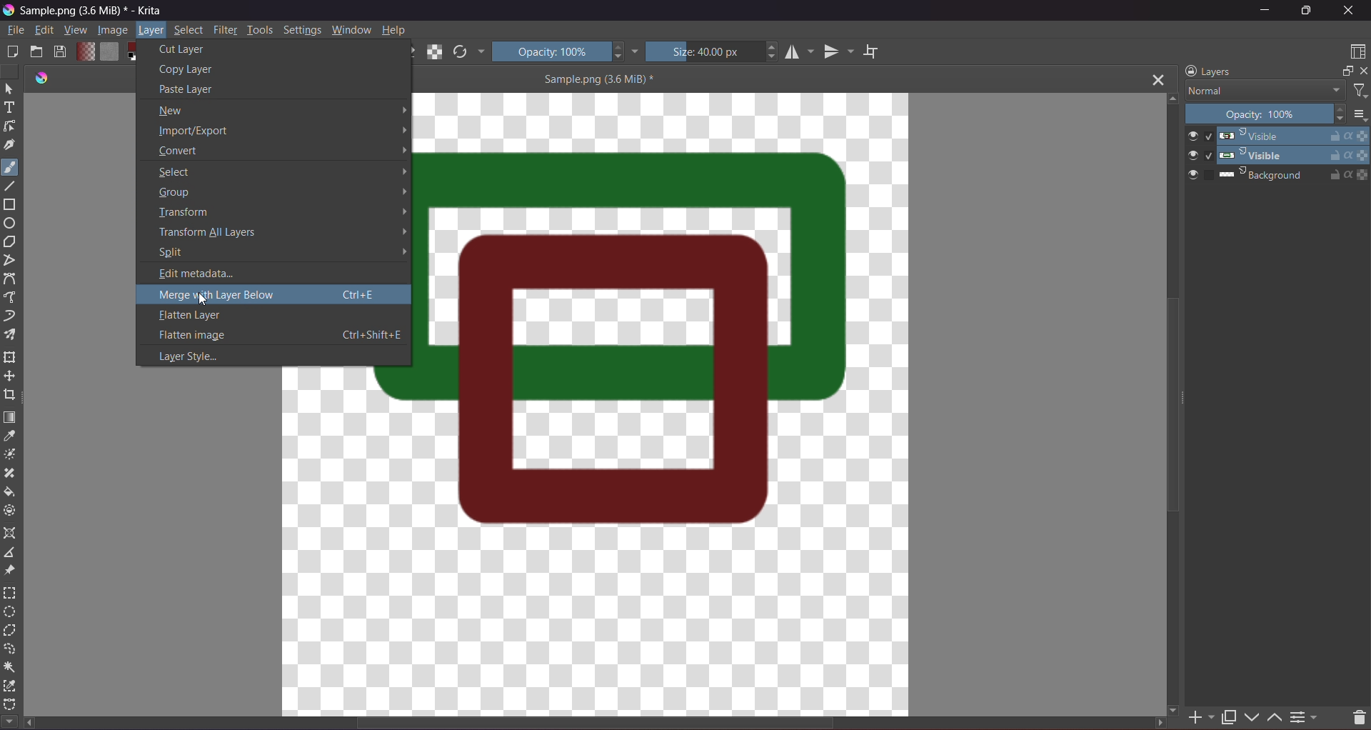  I want to click on Transform a layer, so click(11, 359).